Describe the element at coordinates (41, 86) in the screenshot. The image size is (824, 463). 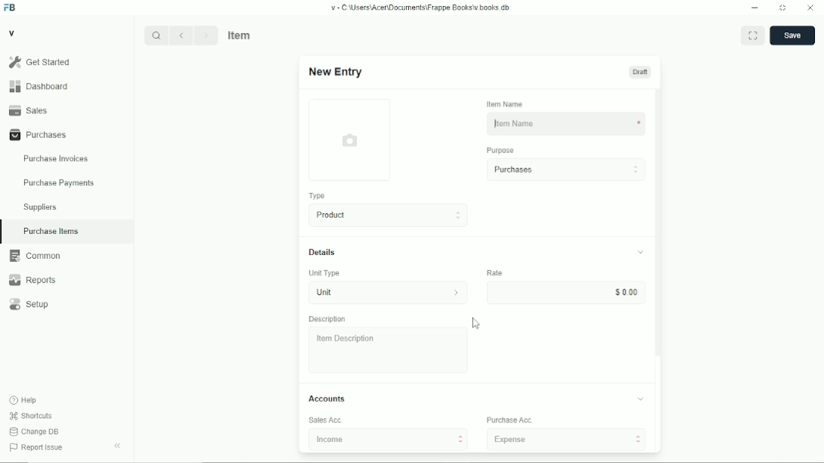
I see `dashboard` at that location.